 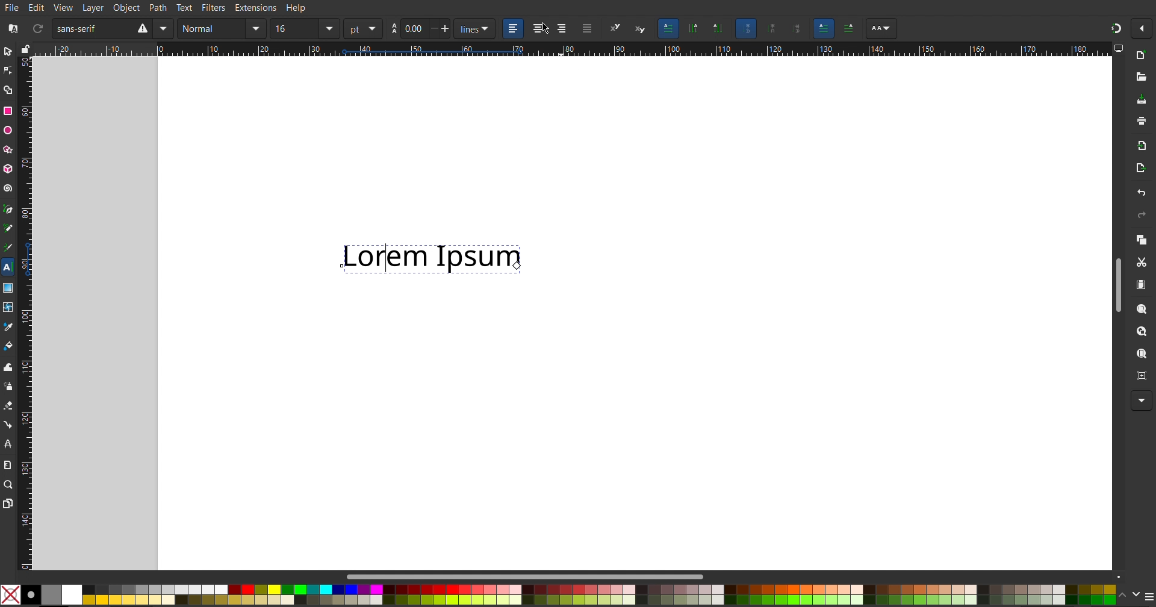 I want to click on Redo, so click(x=1142, y=216).